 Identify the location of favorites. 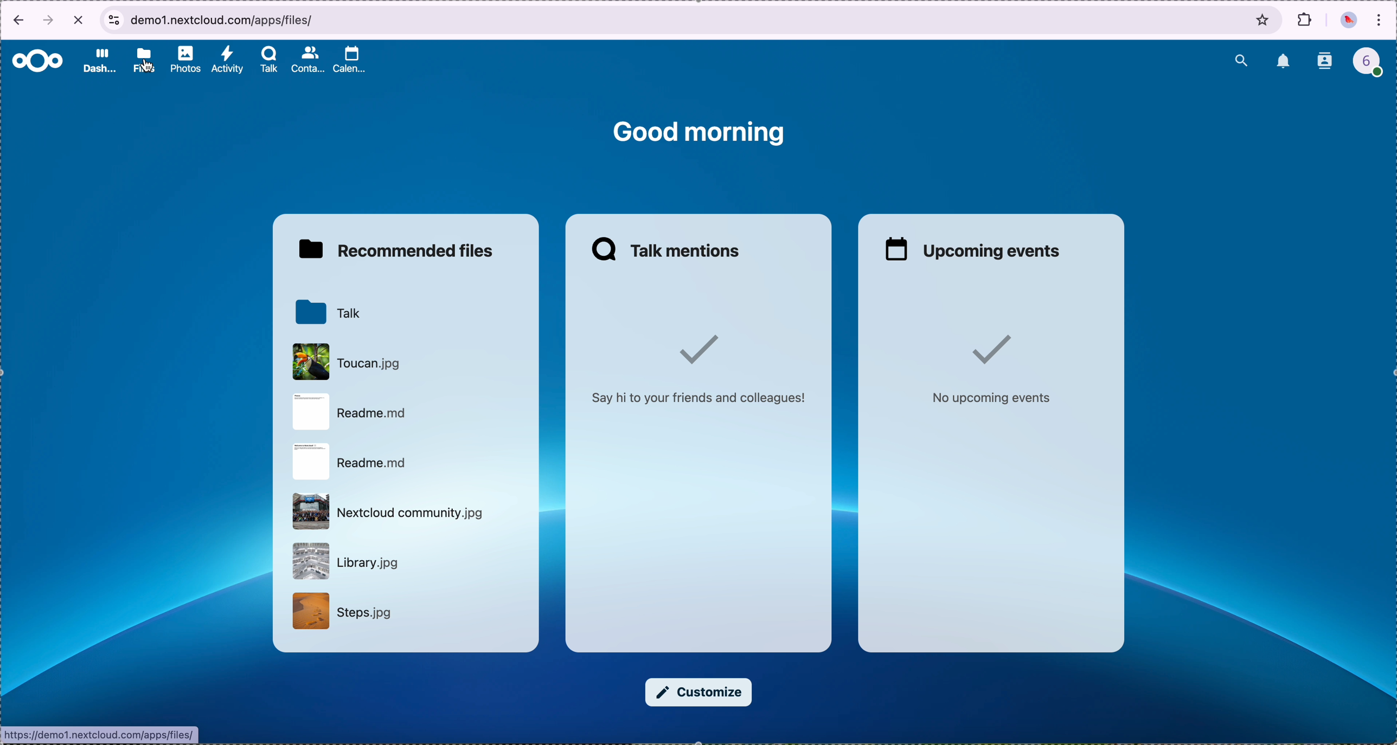
(1264, 20).